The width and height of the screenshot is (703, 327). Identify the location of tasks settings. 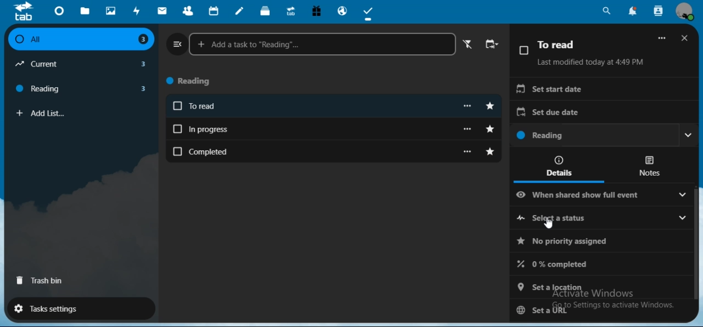
(80, 309).